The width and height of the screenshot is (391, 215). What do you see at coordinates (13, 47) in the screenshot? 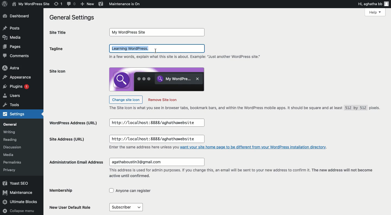
I see `Pages` at bounding box center [13, 47].